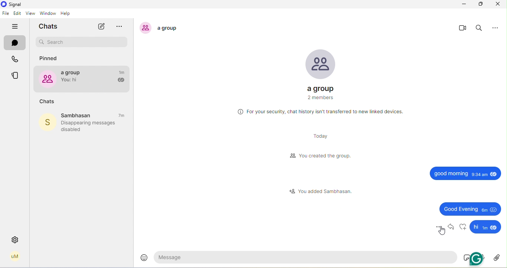  I want to click on window, so click(48, 13).